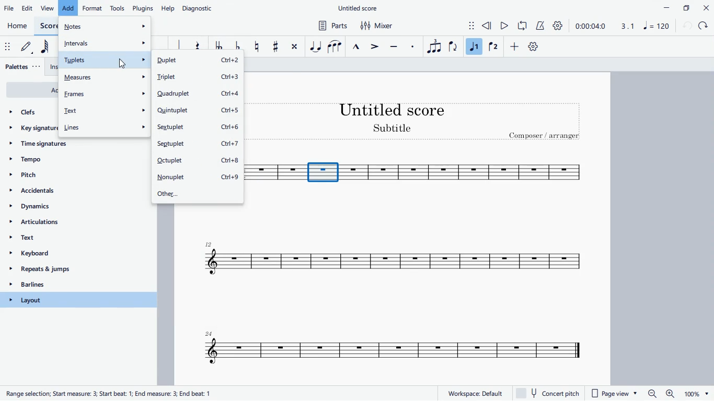  What do you see at coordinates (9, 8) in the screenshot?
I see `file` at bounding box center [9, 8].